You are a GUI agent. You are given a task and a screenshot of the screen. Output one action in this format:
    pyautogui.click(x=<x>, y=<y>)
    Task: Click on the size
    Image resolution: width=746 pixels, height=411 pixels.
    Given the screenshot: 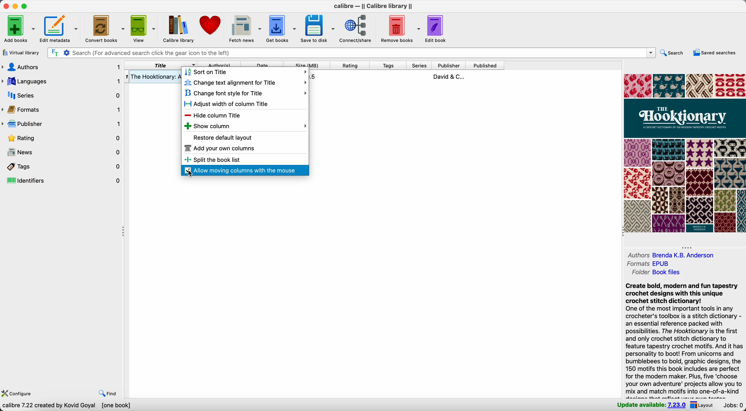 What is the action you would take?
    pyautogui.click(x=307, y=63)
    